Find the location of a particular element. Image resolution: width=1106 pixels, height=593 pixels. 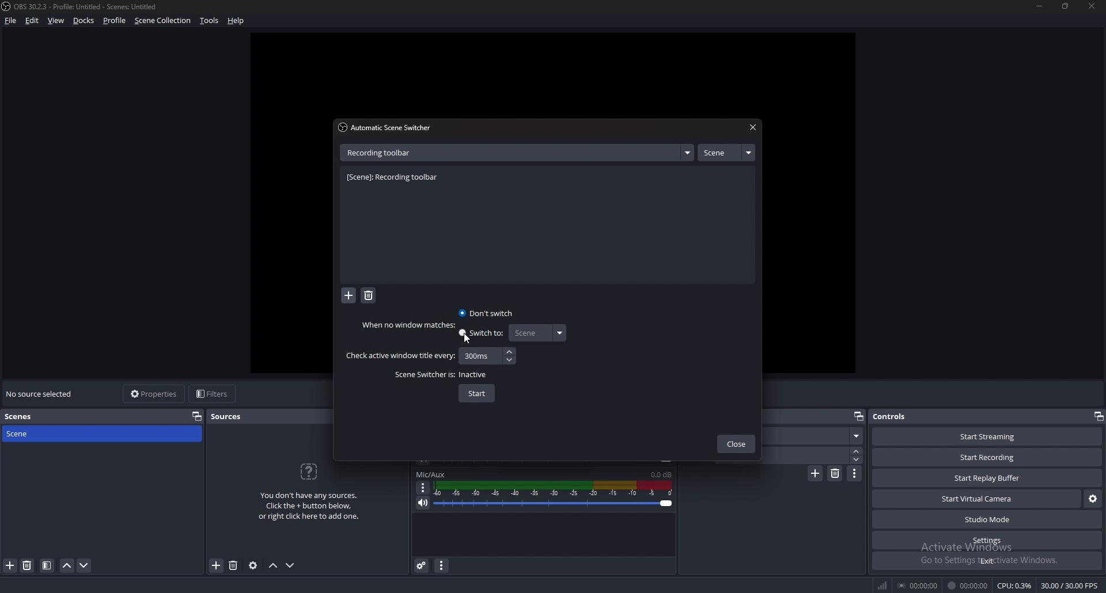

advanced audio properties is located at coordinates (422, 565).